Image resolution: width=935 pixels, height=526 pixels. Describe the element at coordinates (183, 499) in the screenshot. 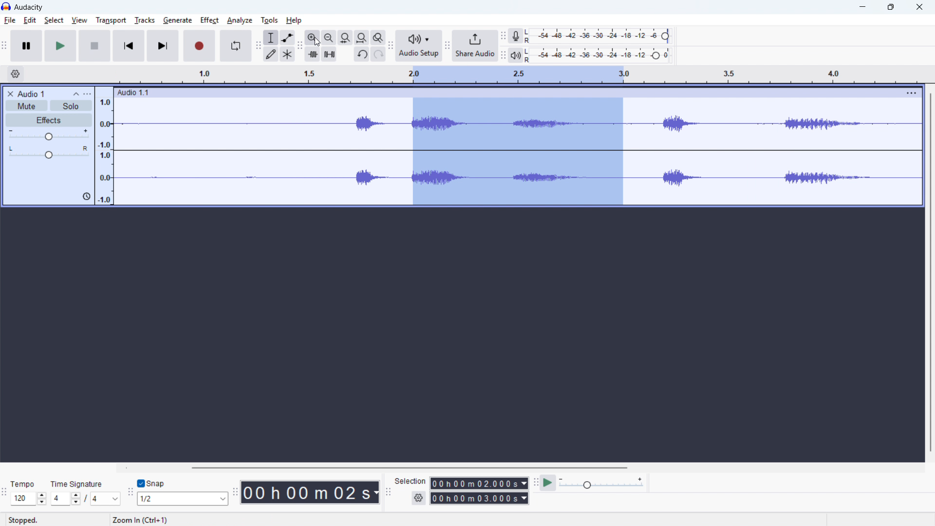

I see `Set snapping` at that location.